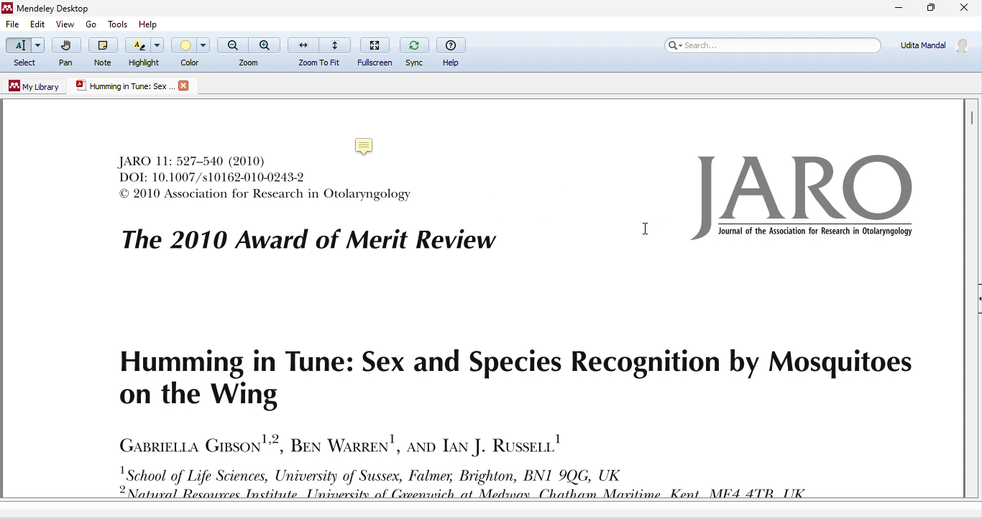 The width and height of the screenshot is (982, 519). What do you see at coordinates (504, 412) in the screenshot?
I see `journal text` at bounding box center [504, 412].